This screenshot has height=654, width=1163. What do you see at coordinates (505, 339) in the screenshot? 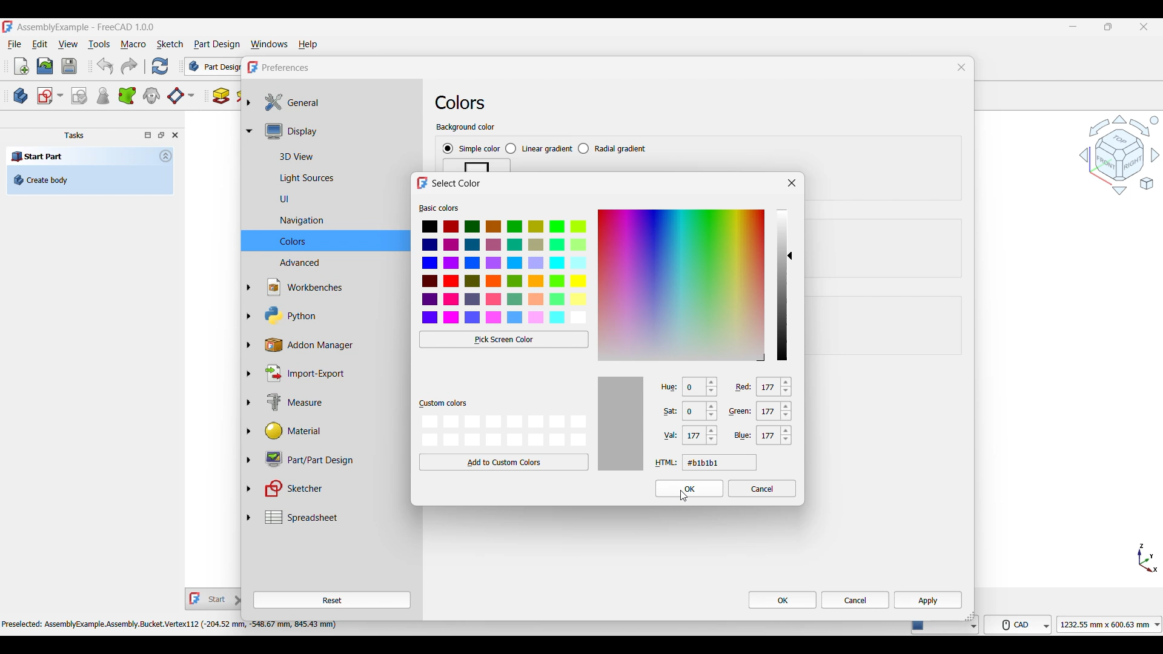
I see `Pick screen color` at bounding box center [505, 339].